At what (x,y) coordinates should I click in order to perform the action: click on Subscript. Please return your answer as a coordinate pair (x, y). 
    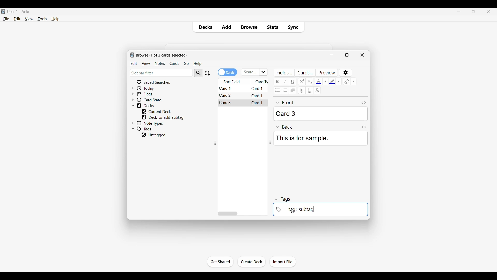
    Looking at the image, I should click on (309, 81).